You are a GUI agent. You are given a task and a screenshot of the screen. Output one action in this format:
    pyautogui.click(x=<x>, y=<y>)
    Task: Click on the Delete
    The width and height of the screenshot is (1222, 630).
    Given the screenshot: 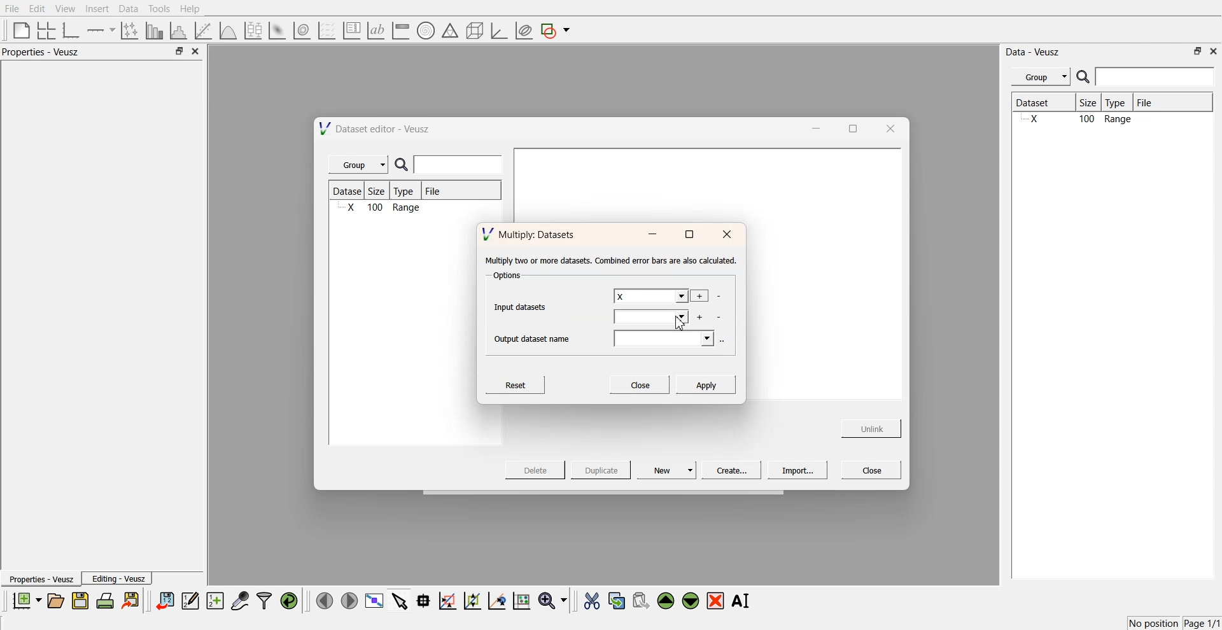 What is the action you would take?
    pyautogui.click(x=537, y=469)
    